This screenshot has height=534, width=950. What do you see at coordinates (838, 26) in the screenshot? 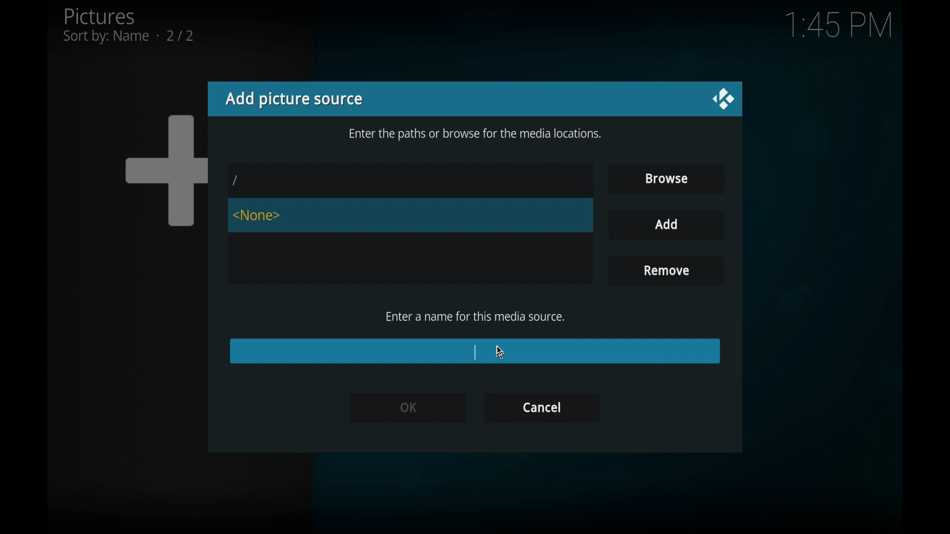
I see `time` at bounding box center [838, 26].